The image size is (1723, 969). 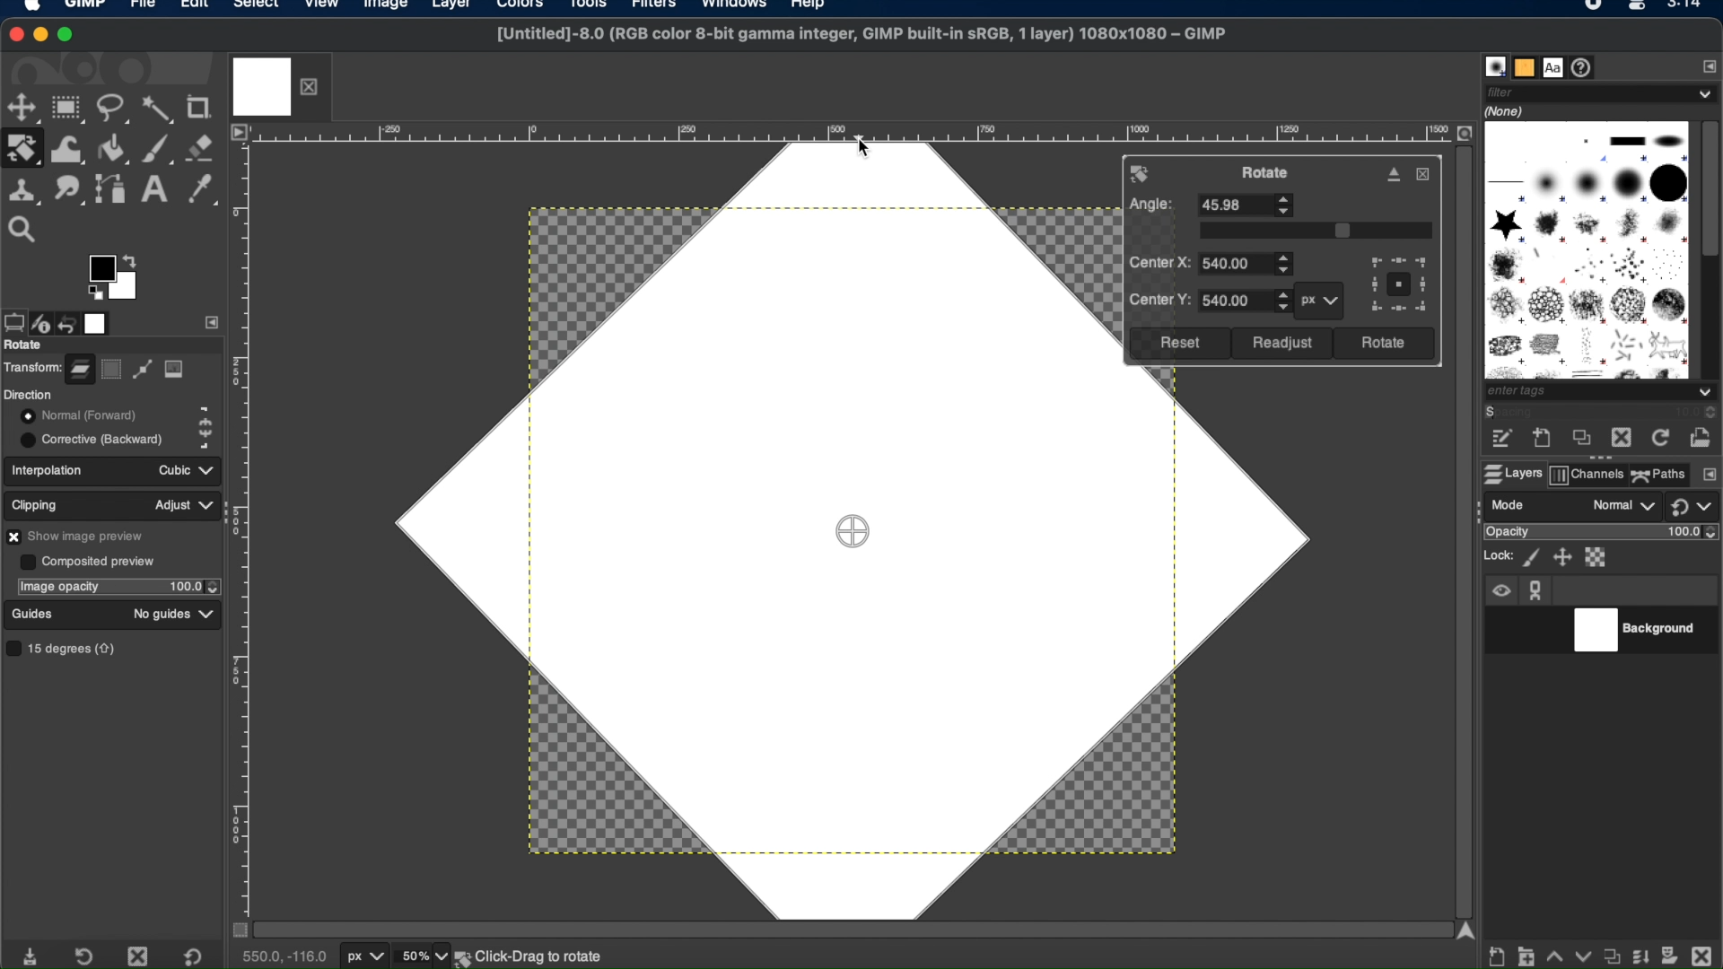 I want to click on crop tool, so click(x=203, y=107).